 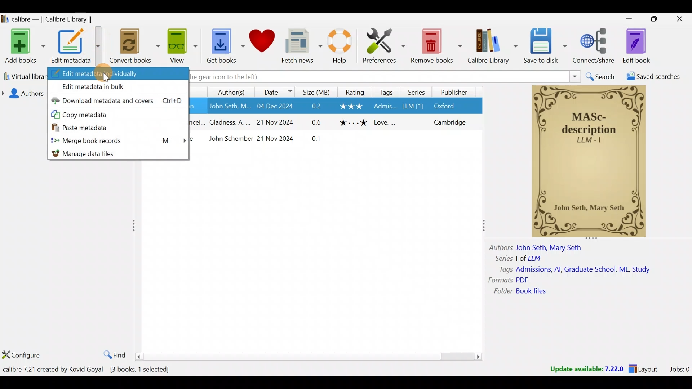 I want to click on , so click(x=483, y=228).